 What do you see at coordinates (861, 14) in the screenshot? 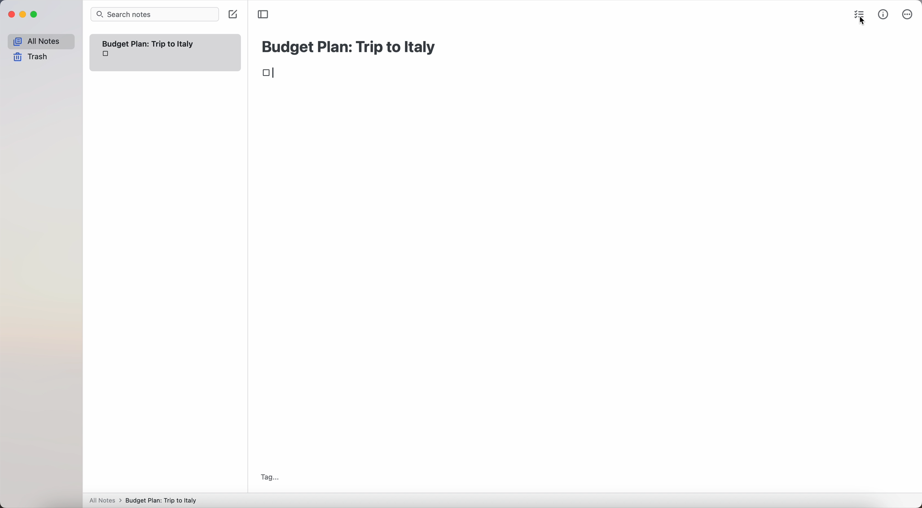
I see `check list` at bounding box center [861, 14].